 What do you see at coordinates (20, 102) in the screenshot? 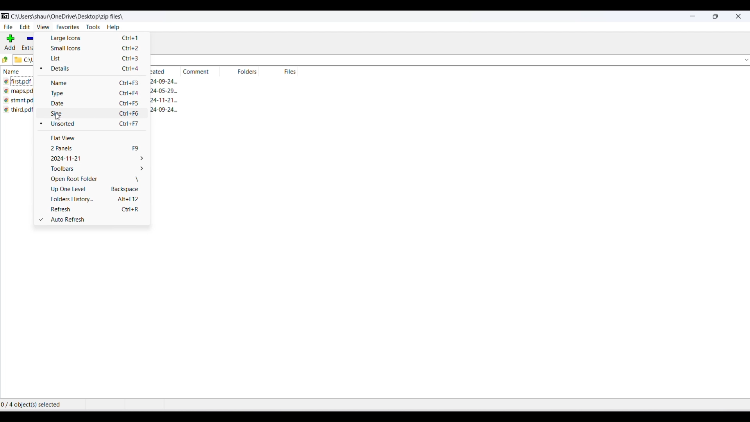
I see `file name` at bounding box center [20, 102].